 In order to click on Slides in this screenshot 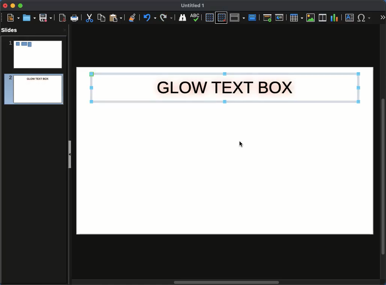, I will do `click(12, 30)`.